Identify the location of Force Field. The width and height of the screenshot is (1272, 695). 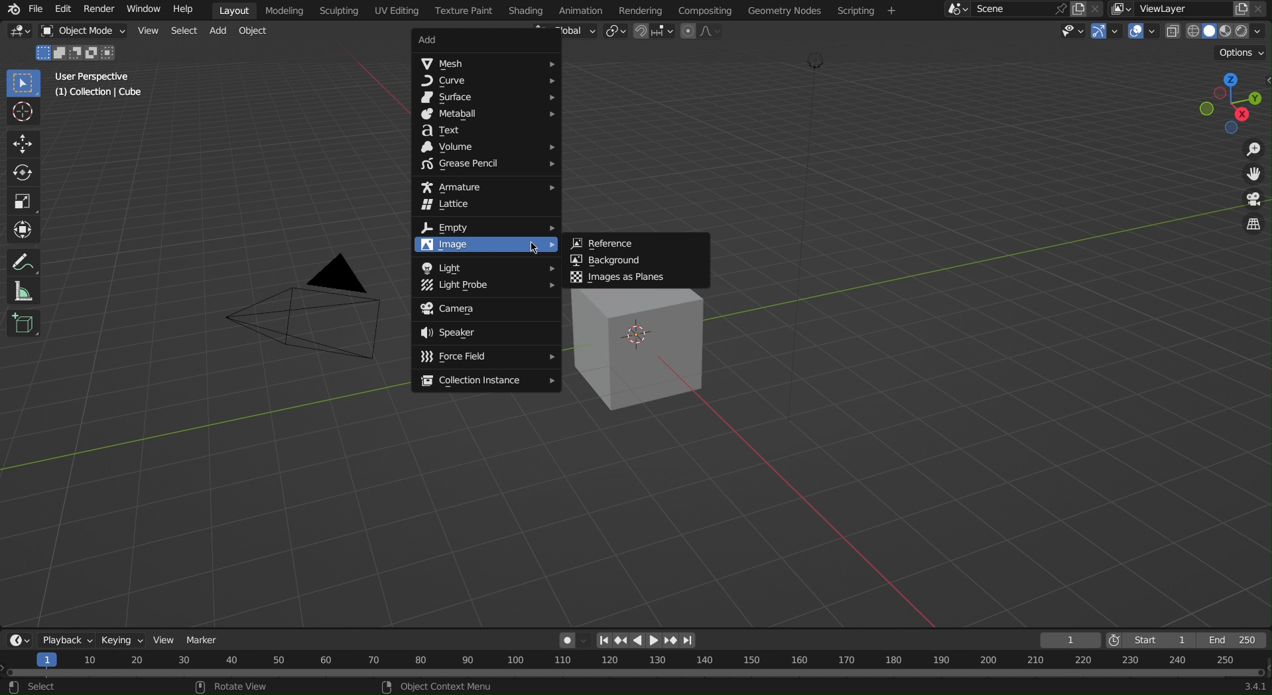
(486, 357).